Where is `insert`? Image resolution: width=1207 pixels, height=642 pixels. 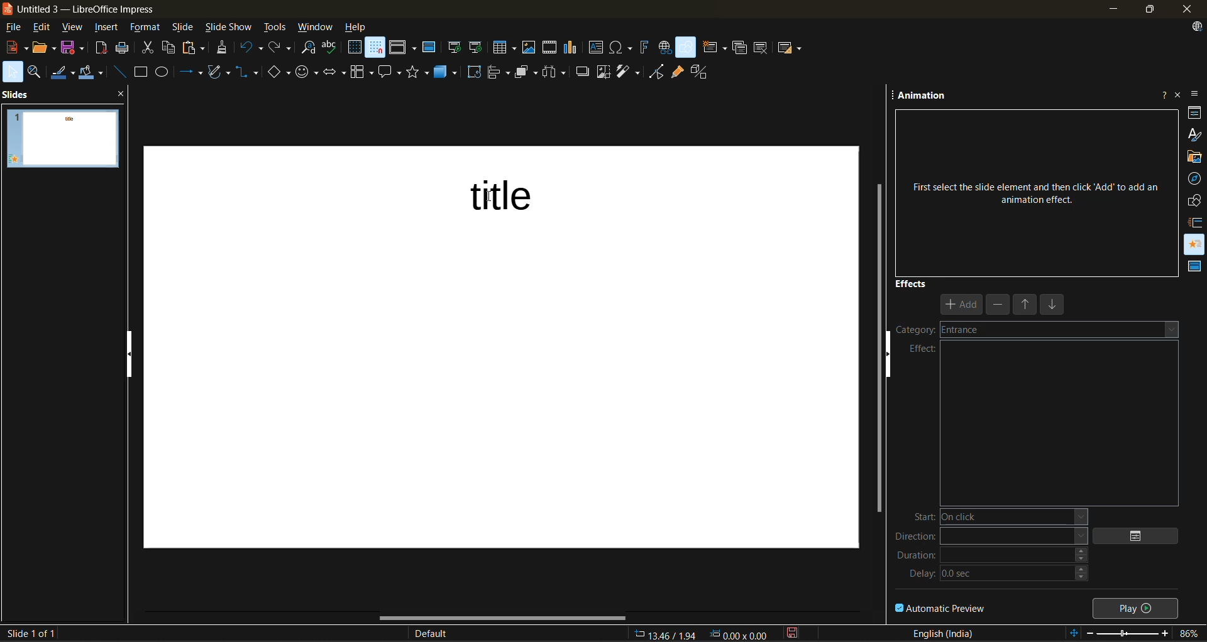 insert is located at coordinates (109, 29).